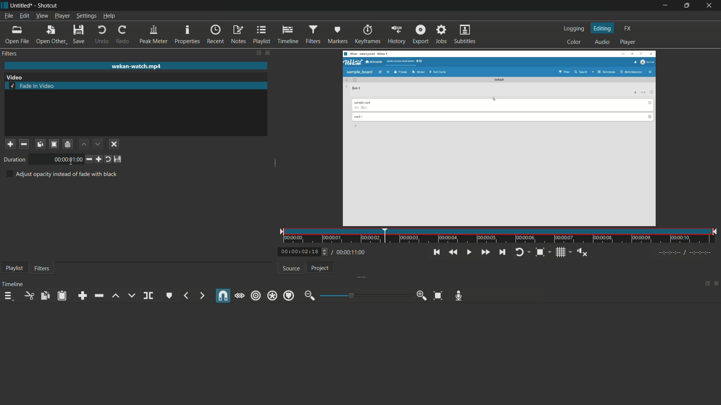 The image size is (721, 405). What do you see at coordinates (688, 6) in the screenshot?
I see `maximize` at bounding box center [688, 6].